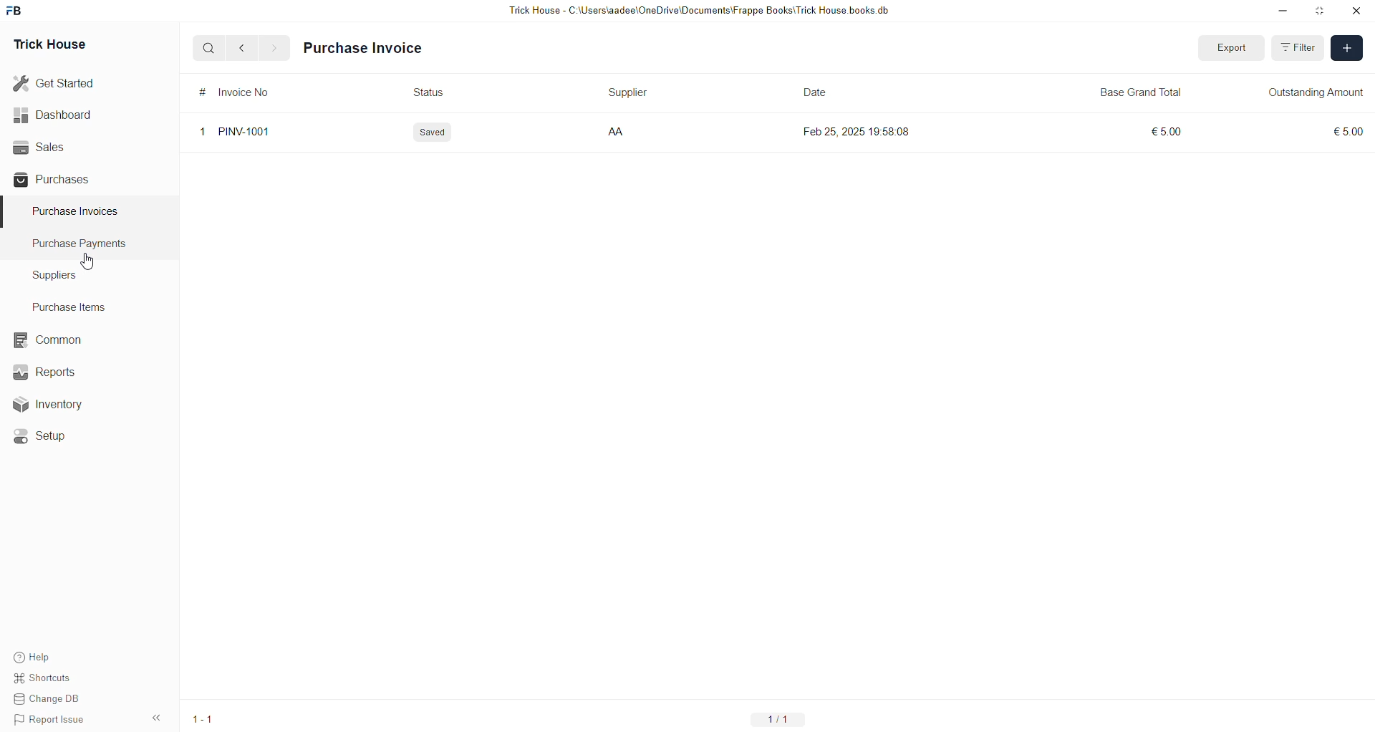 The height and width of the screenshot is (732, 1375). What do you see at coordinates (203, 131) in the screenshot?
I see `1` at bounding box center [203, 131].